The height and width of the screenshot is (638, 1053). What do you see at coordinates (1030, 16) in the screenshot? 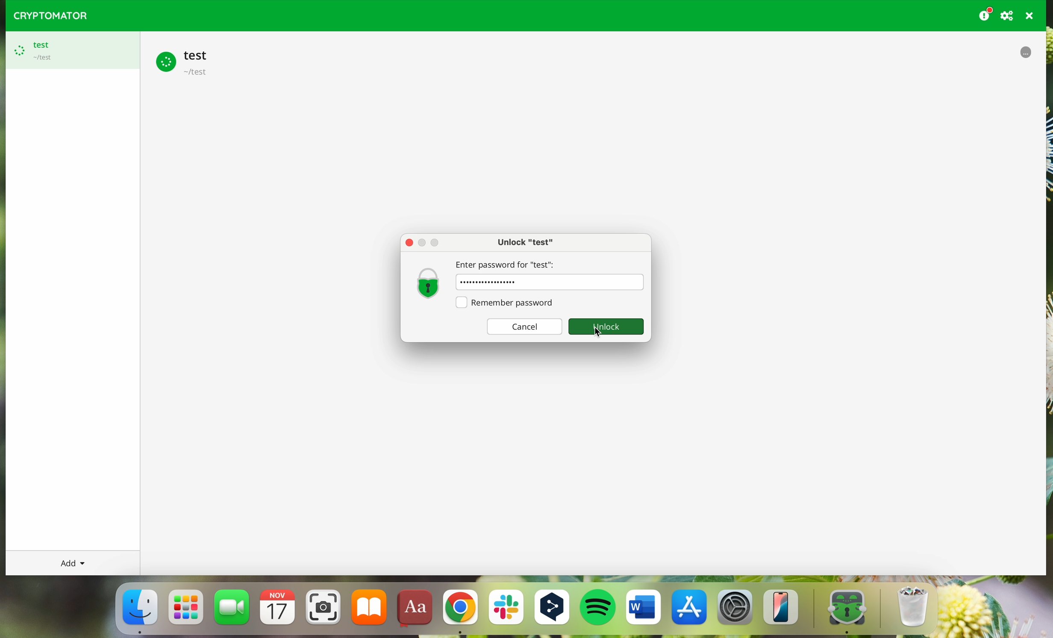
I see `quit program` at bounding box center [1030, 16].